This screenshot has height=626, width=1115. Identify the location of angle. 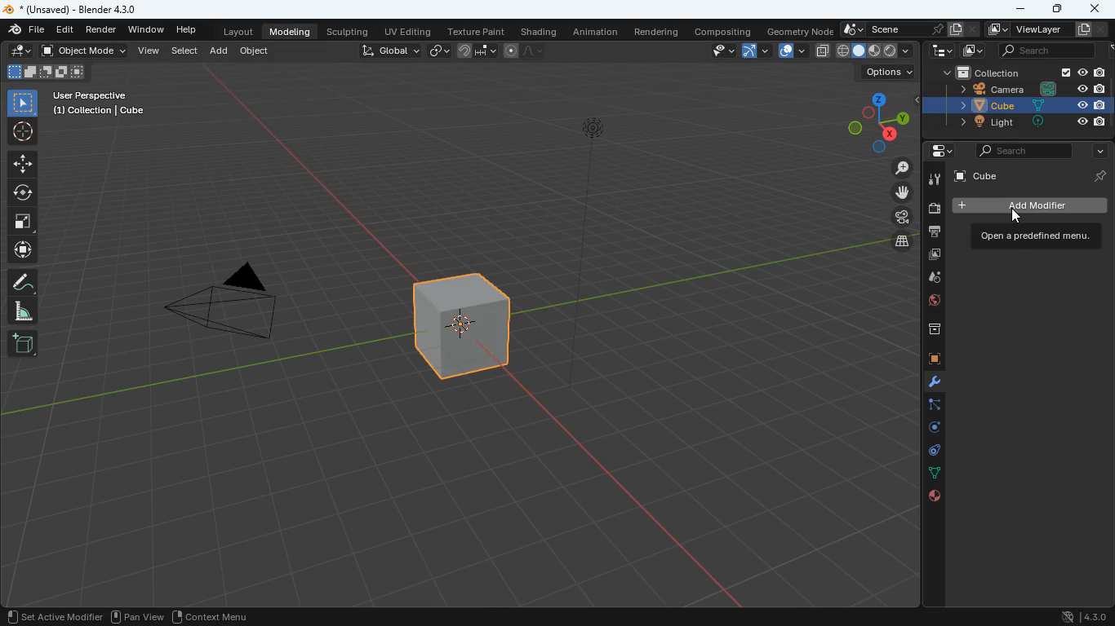
(29, 311).